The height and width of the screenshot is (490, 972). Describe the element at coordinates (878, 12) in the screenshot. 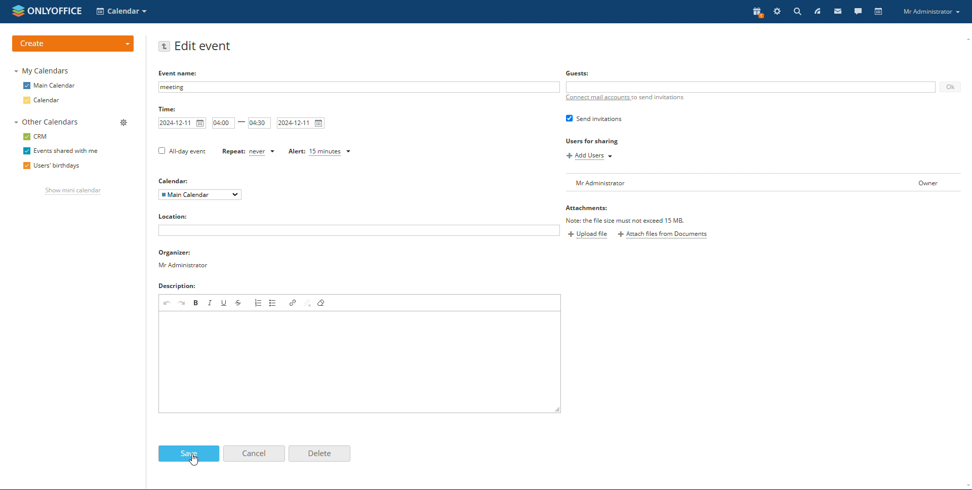

I see `calendar` at that location.